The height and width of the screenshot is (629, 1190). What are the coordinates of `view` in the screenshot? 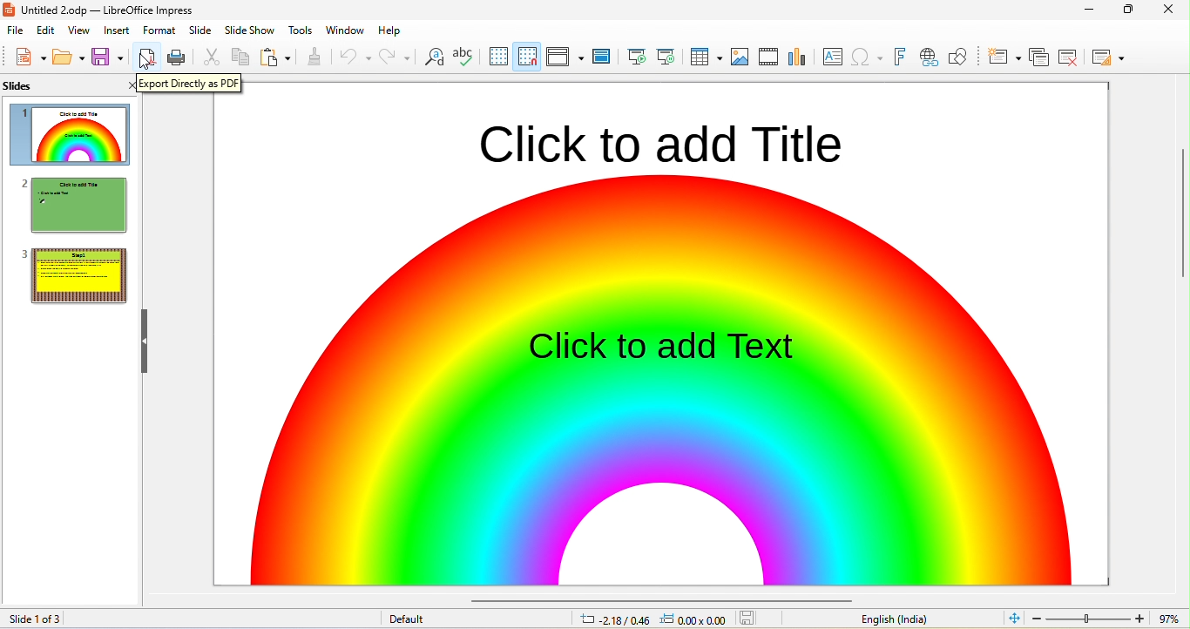 It's located at (80, 30).